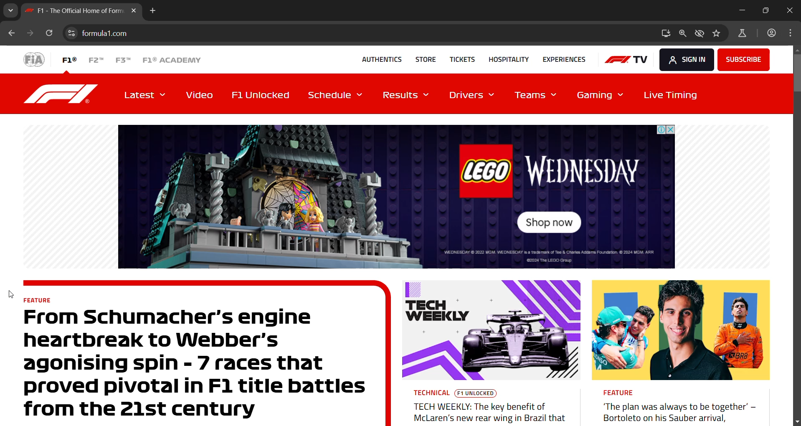 This screenshot has width=801, height=426. What do you see at coordinates (681, 352) in the screenshot?
I see `News: feature- plan was always to be together’ —Bortoleto on his Sauber arrival,` at bounding box center [681, 352].